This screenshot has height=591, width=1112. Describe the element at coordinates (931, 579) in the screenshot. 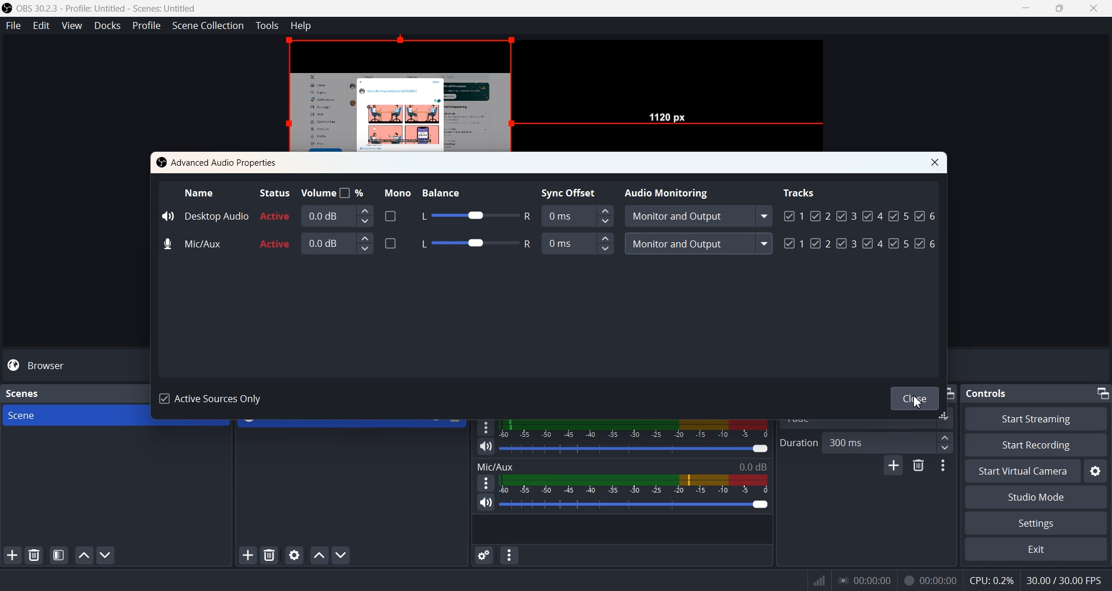

I see `00:00:00` at that location.